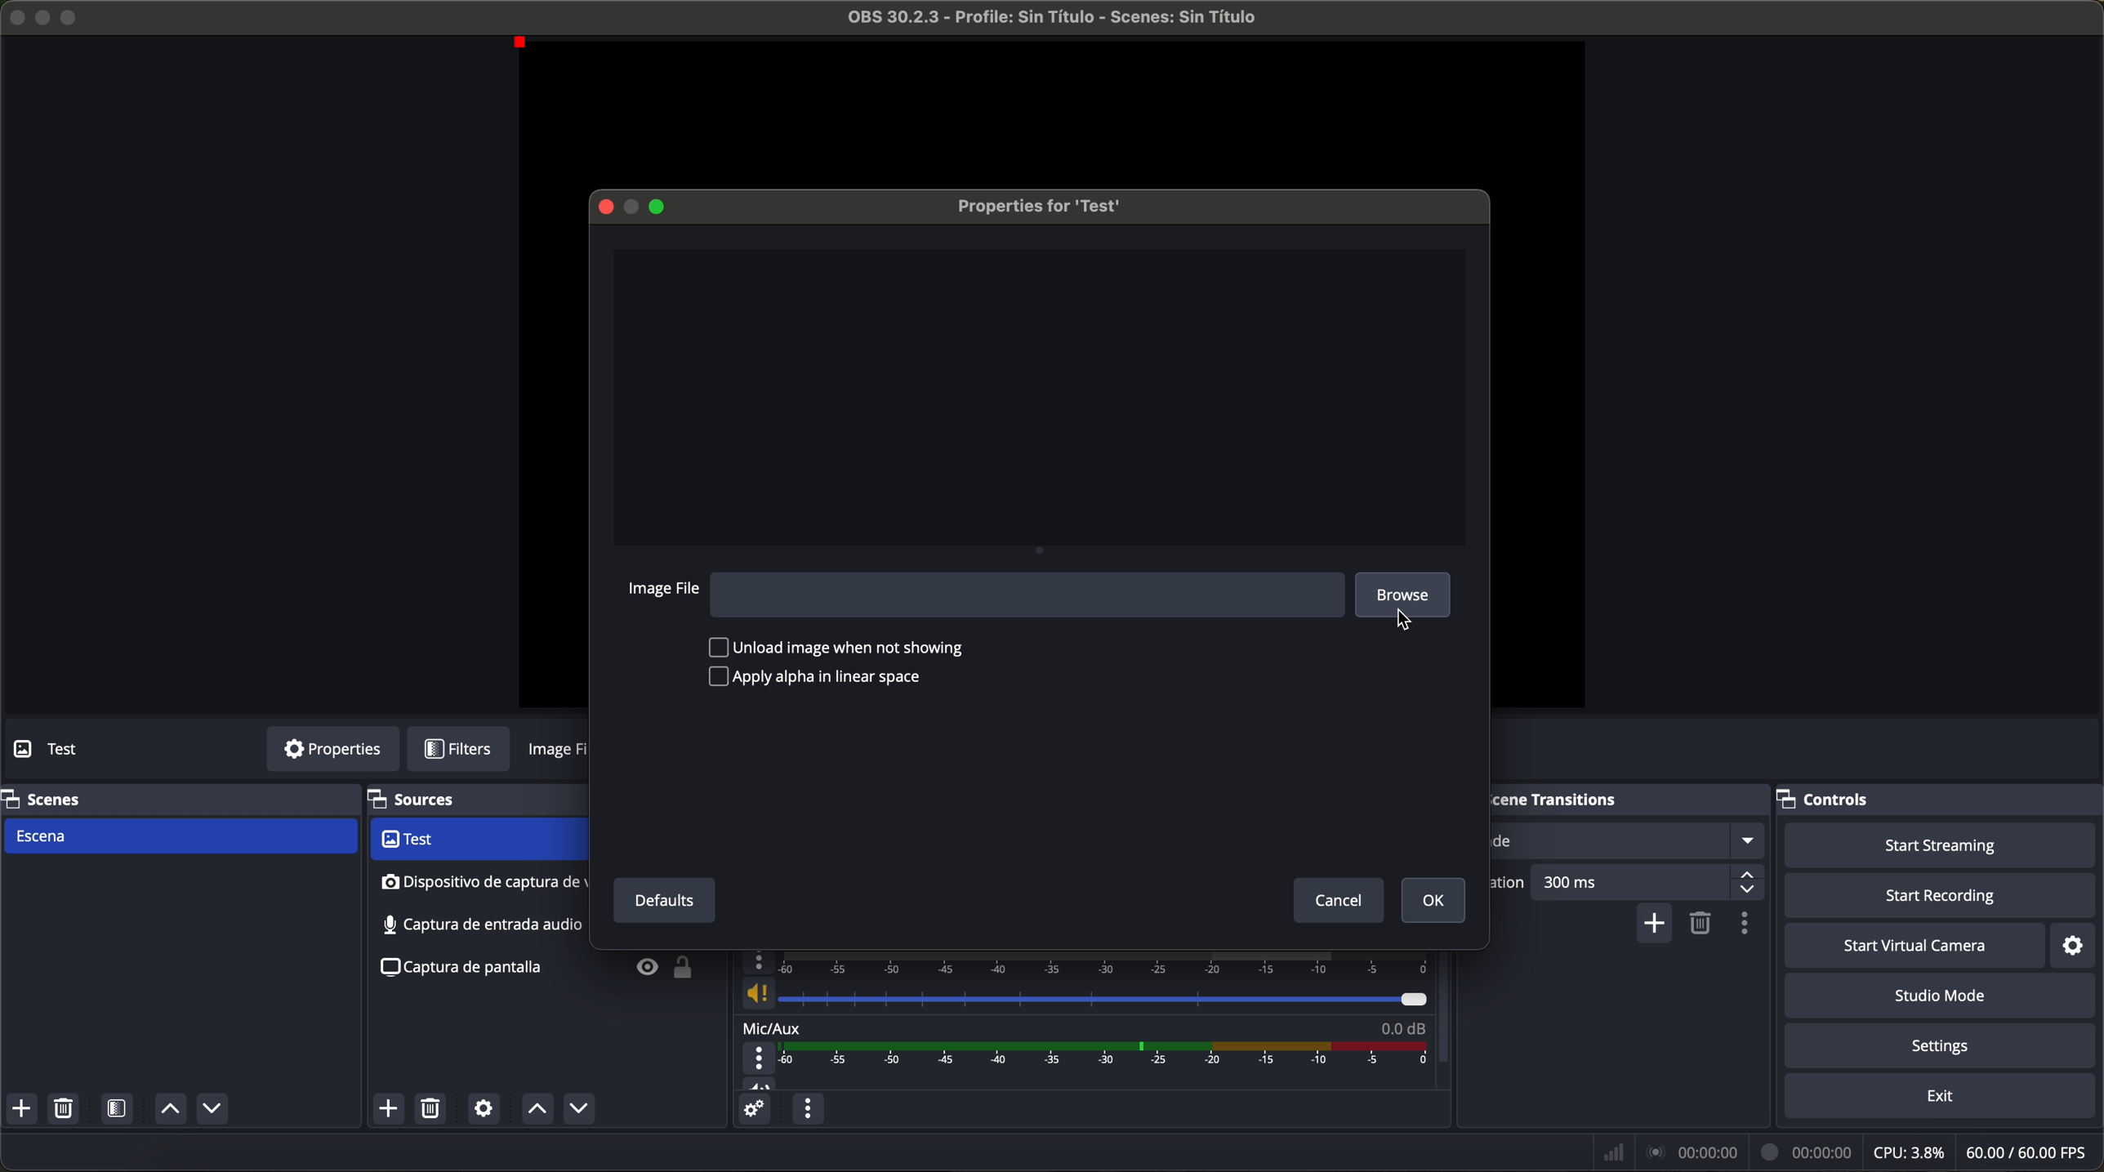 The width and height of the screenshot is (2104, 1172). What do you see at coordinates (1402, 619) in the screenshot?
I see `cursor` at bounding box center [1402, 619].